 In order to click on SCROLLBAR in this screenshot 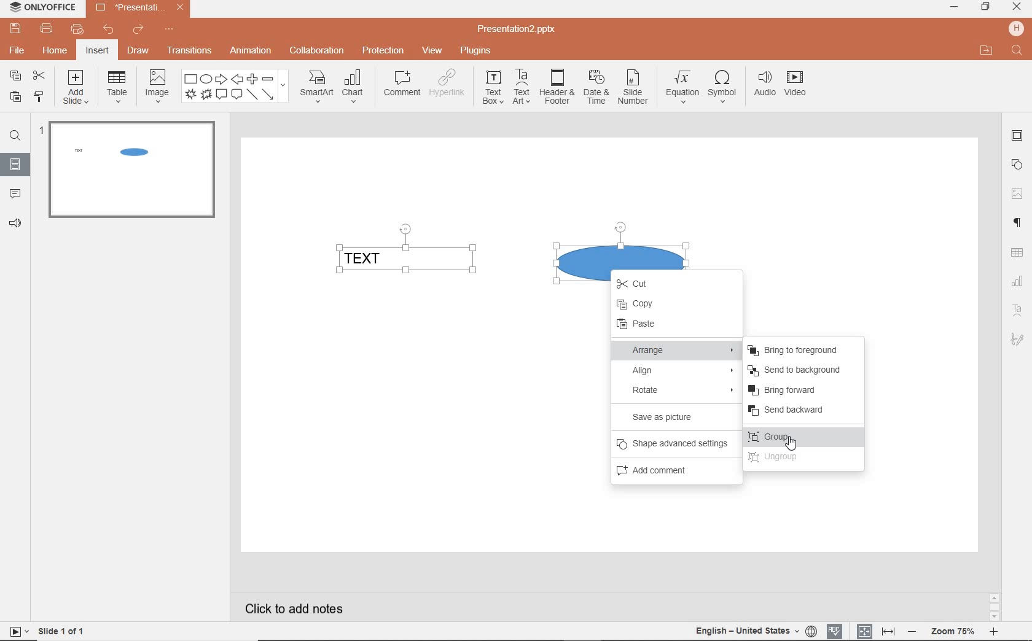, I will do `click(995, 606)`.